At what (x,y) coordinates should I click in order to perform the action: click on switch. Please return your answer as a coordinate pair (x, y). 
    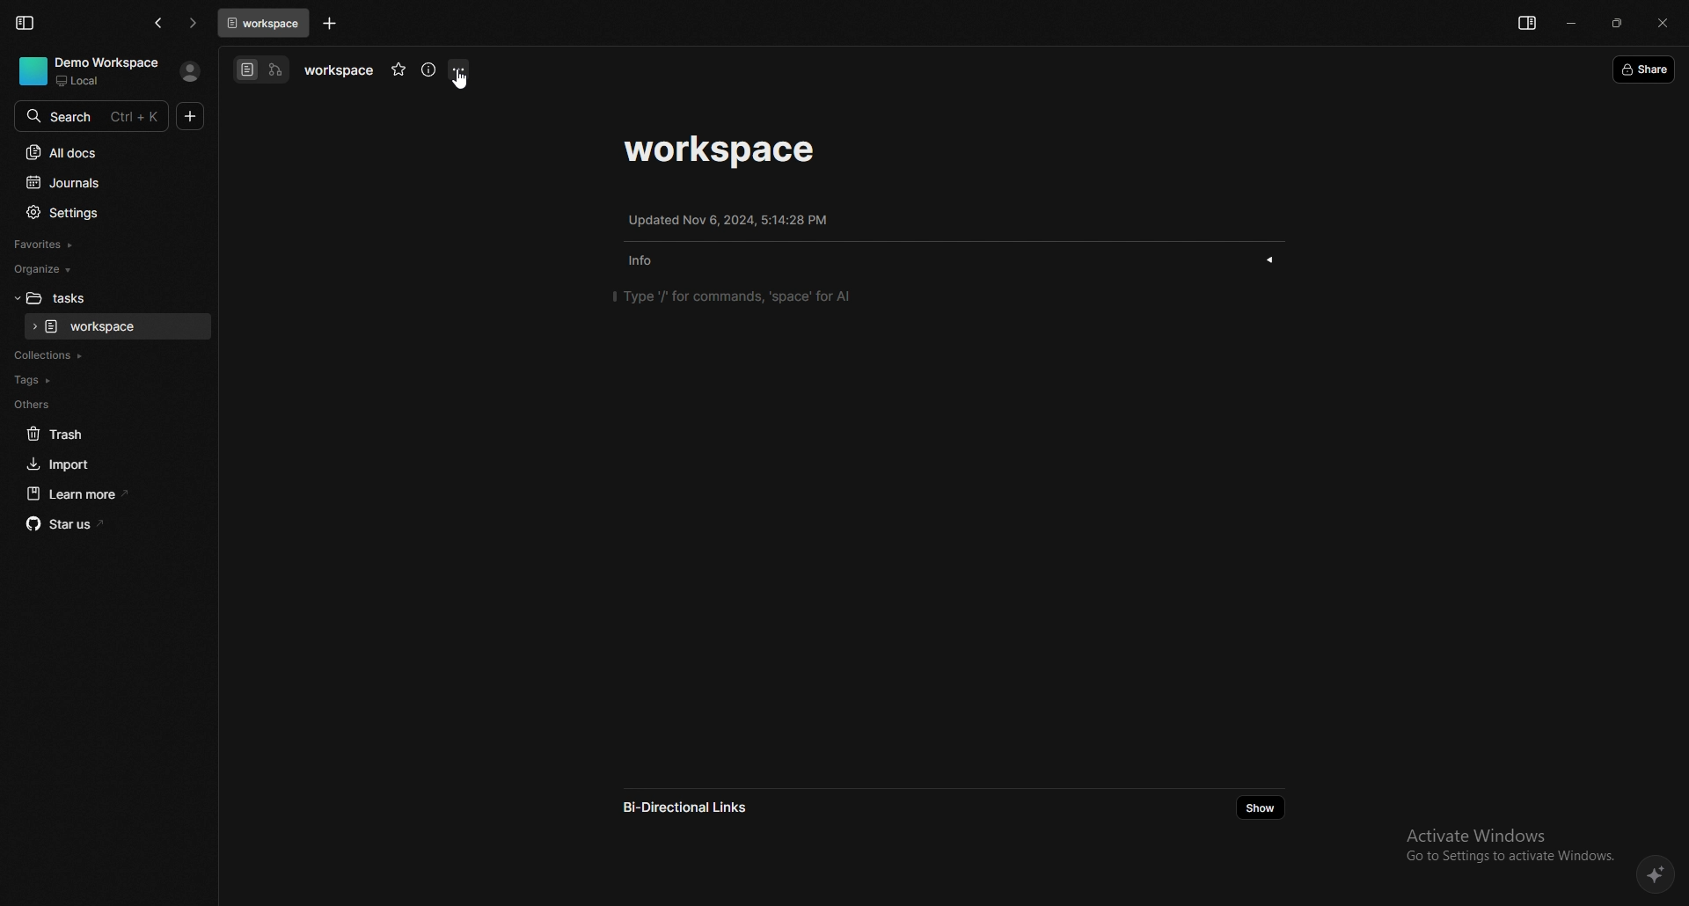
    Looking at the image, I should click on (262, 70).